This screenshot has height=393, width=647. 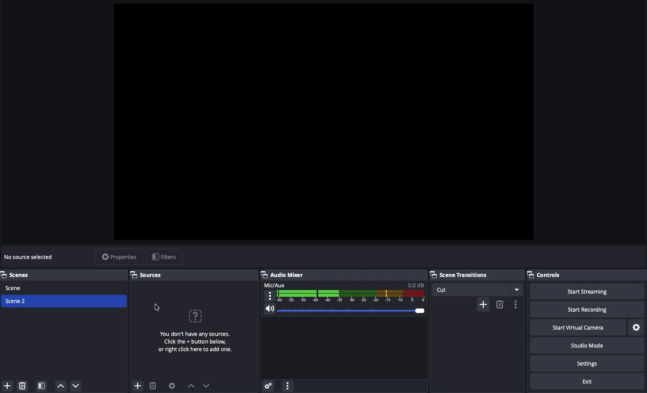 I want to click on Properties, so click(x=119, y=256).